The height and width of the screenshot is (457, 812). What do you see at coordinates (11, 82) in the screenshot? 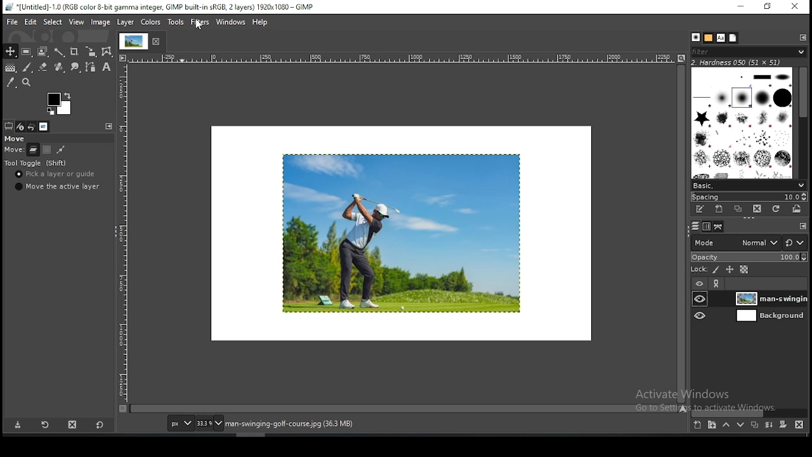
I see `color picker tool` at bounding box center [11, 82].